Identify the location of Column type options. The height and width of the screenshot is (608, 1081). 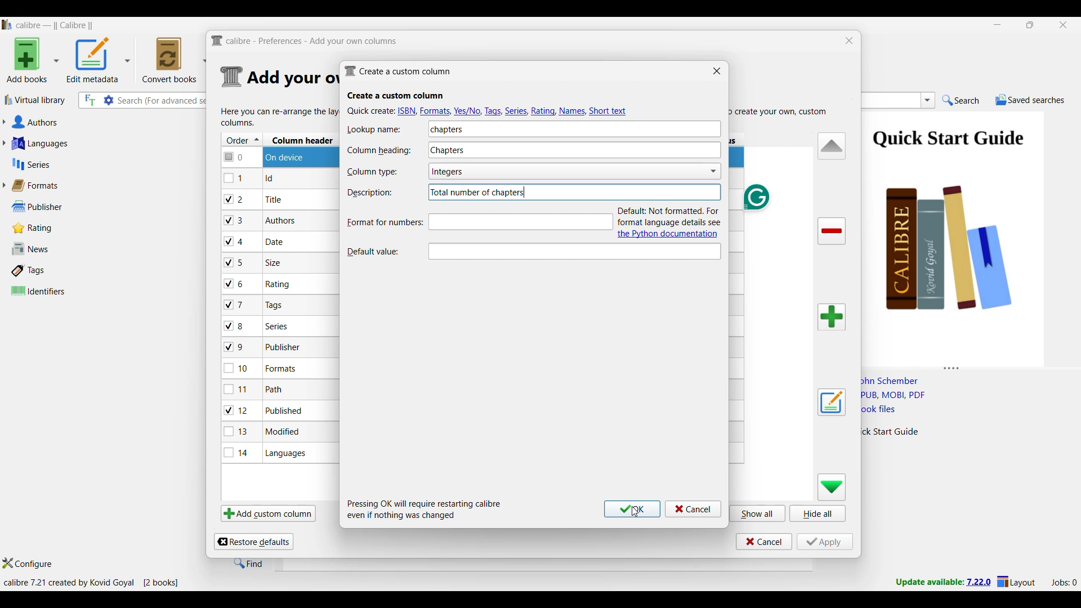
(532, 172).